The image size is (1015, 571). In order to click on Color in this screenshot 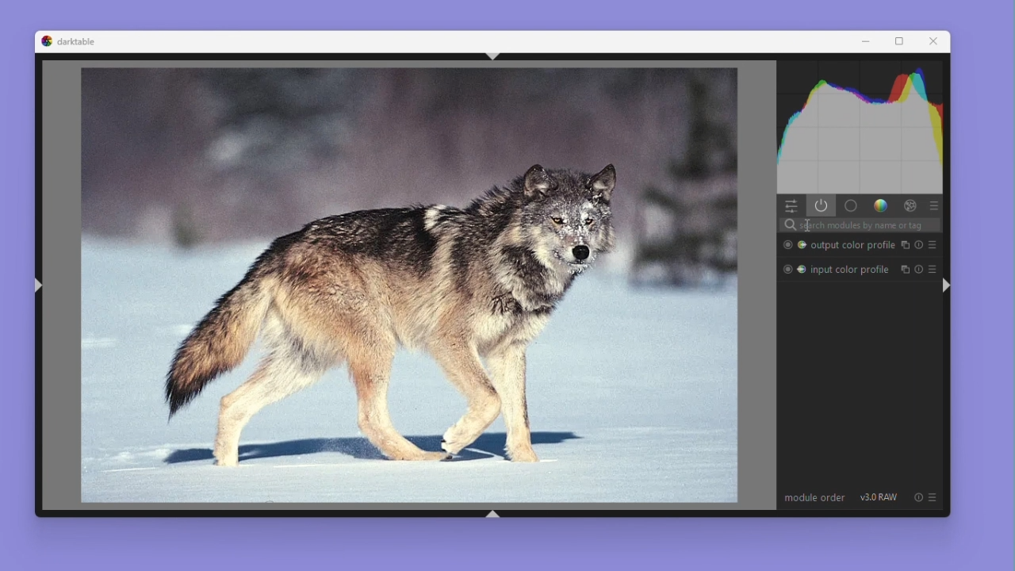, I will do `click(880, 206)`.